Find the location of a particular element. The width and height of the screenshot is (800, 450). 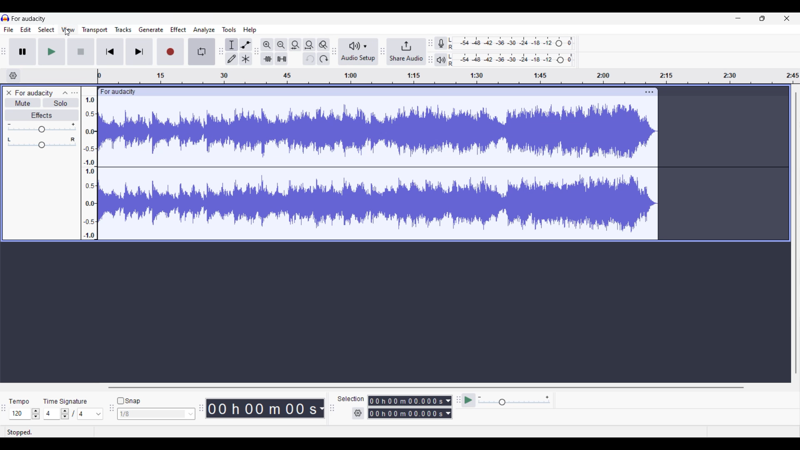

Horizontal slide bar is located at coordinates (426, 387).